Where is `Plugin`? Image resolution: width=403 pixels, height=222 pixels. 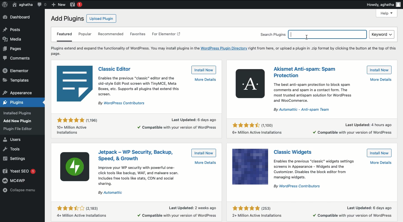 Plugin is located at coordinates (136, 154).